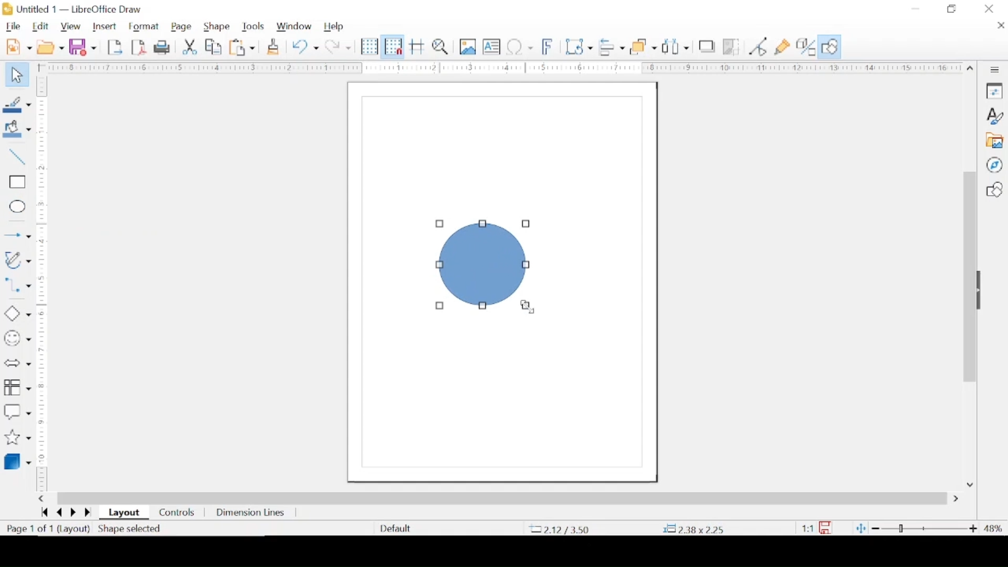 This screenshot has height=567, width=1008. What do you see at coordinates (528, 308) in the screenshot?
I see `cursor` at bounding box center [528, 308].